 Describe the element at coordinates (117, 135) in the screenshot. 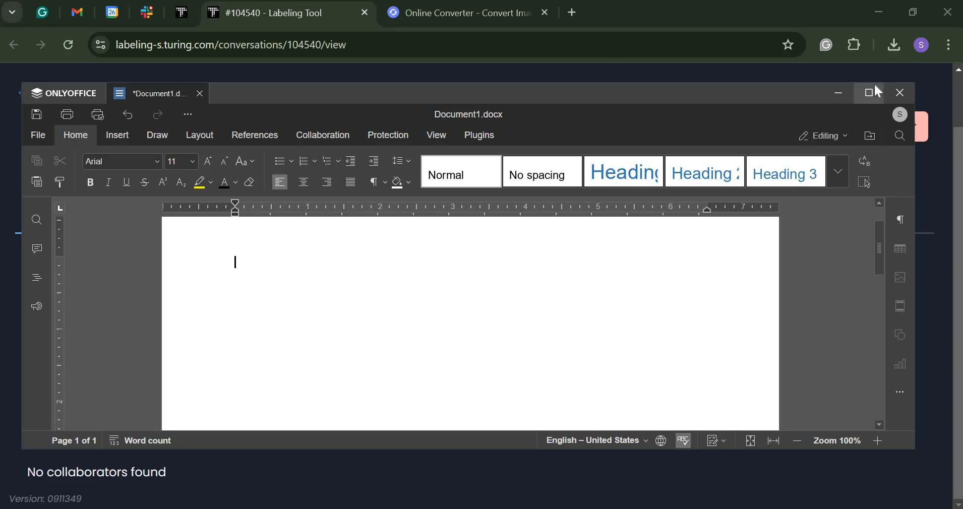

I see `insert` at that location.